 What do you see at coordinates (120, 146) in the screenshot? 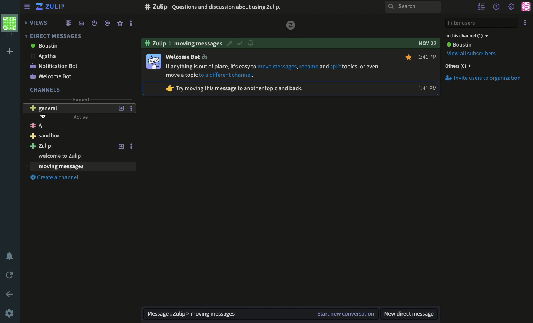
I see `Add a topic` at bounding box center [120, 146].